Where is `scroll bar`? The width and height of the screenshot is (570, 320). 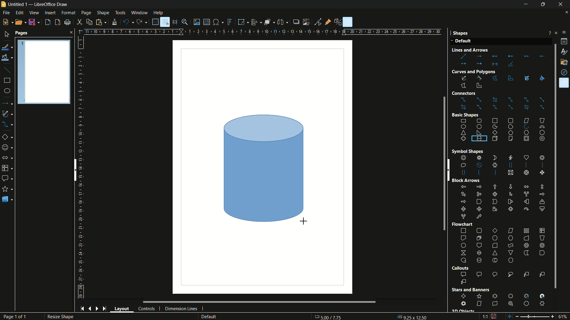 scroll bar is located at coordinates (552, 165).